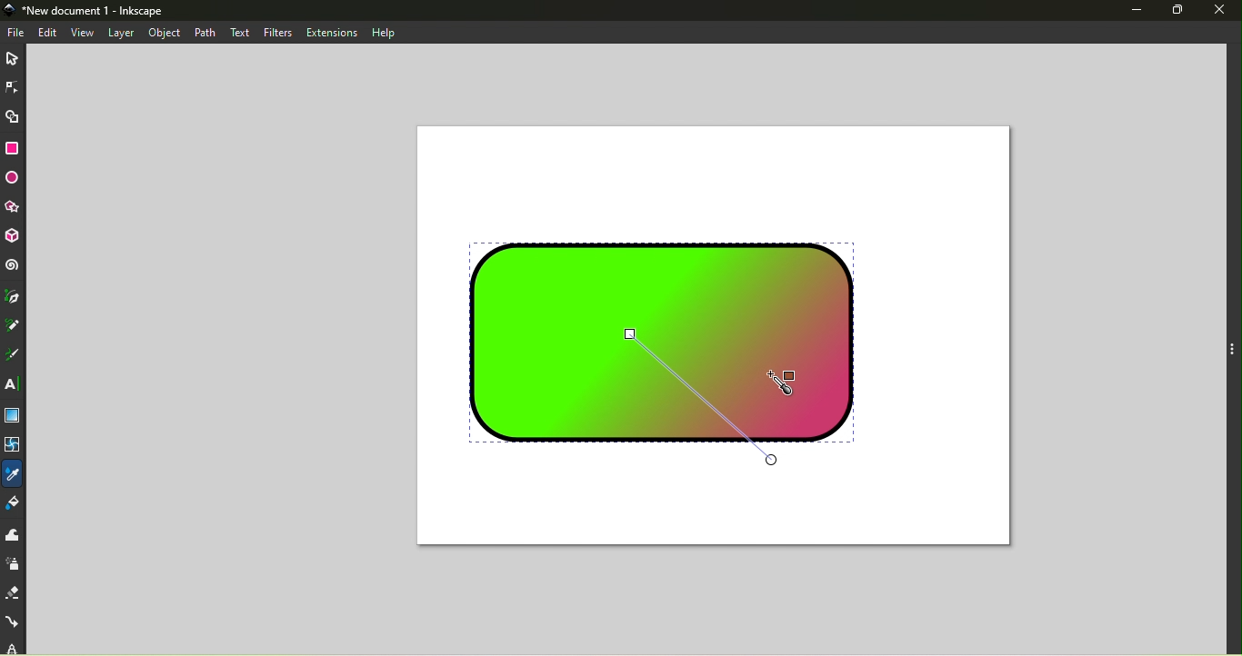 This screenshot has width=1242, height=656. I want to click on Extensions, so click(332, 33).